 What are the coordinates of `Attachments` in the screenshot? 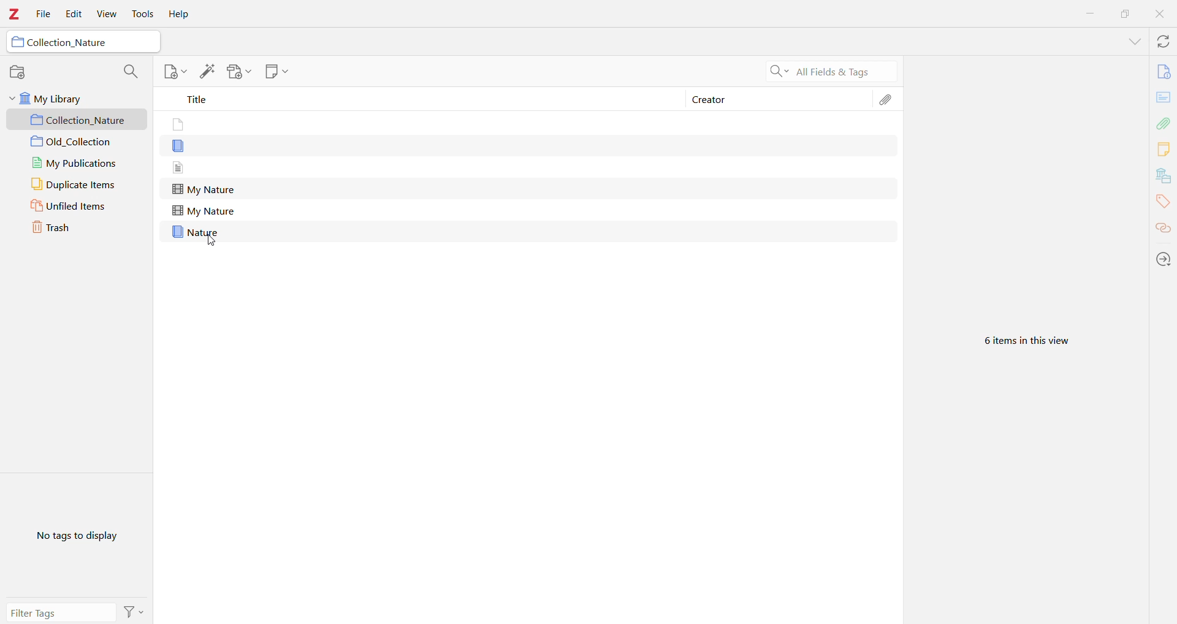 It's located at (1164, 123).